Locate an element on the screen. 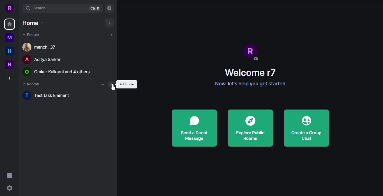  create a group chat is located at coordinates (307, 127).